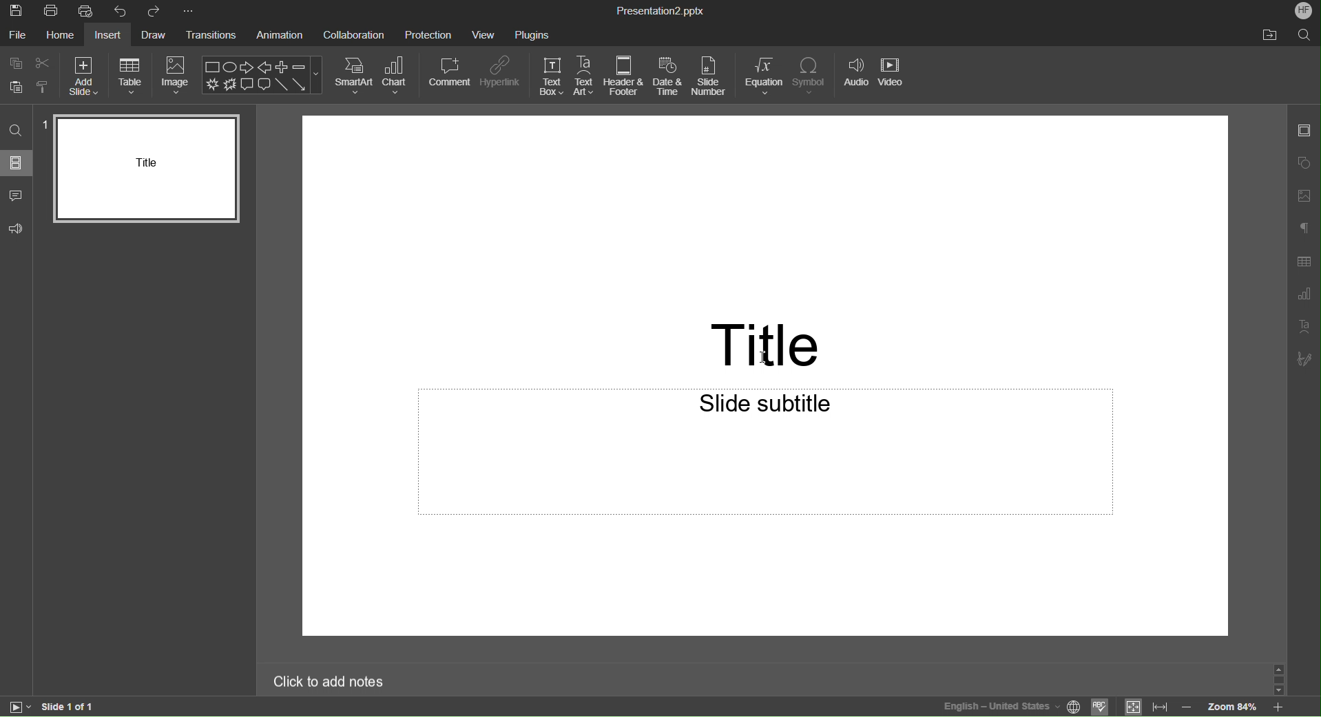 Image resolution: width=1321 pixels, height=717 pixels. Describe the element at coordinates (21, 707) in the screenshot. I see `start slide show` at that location.